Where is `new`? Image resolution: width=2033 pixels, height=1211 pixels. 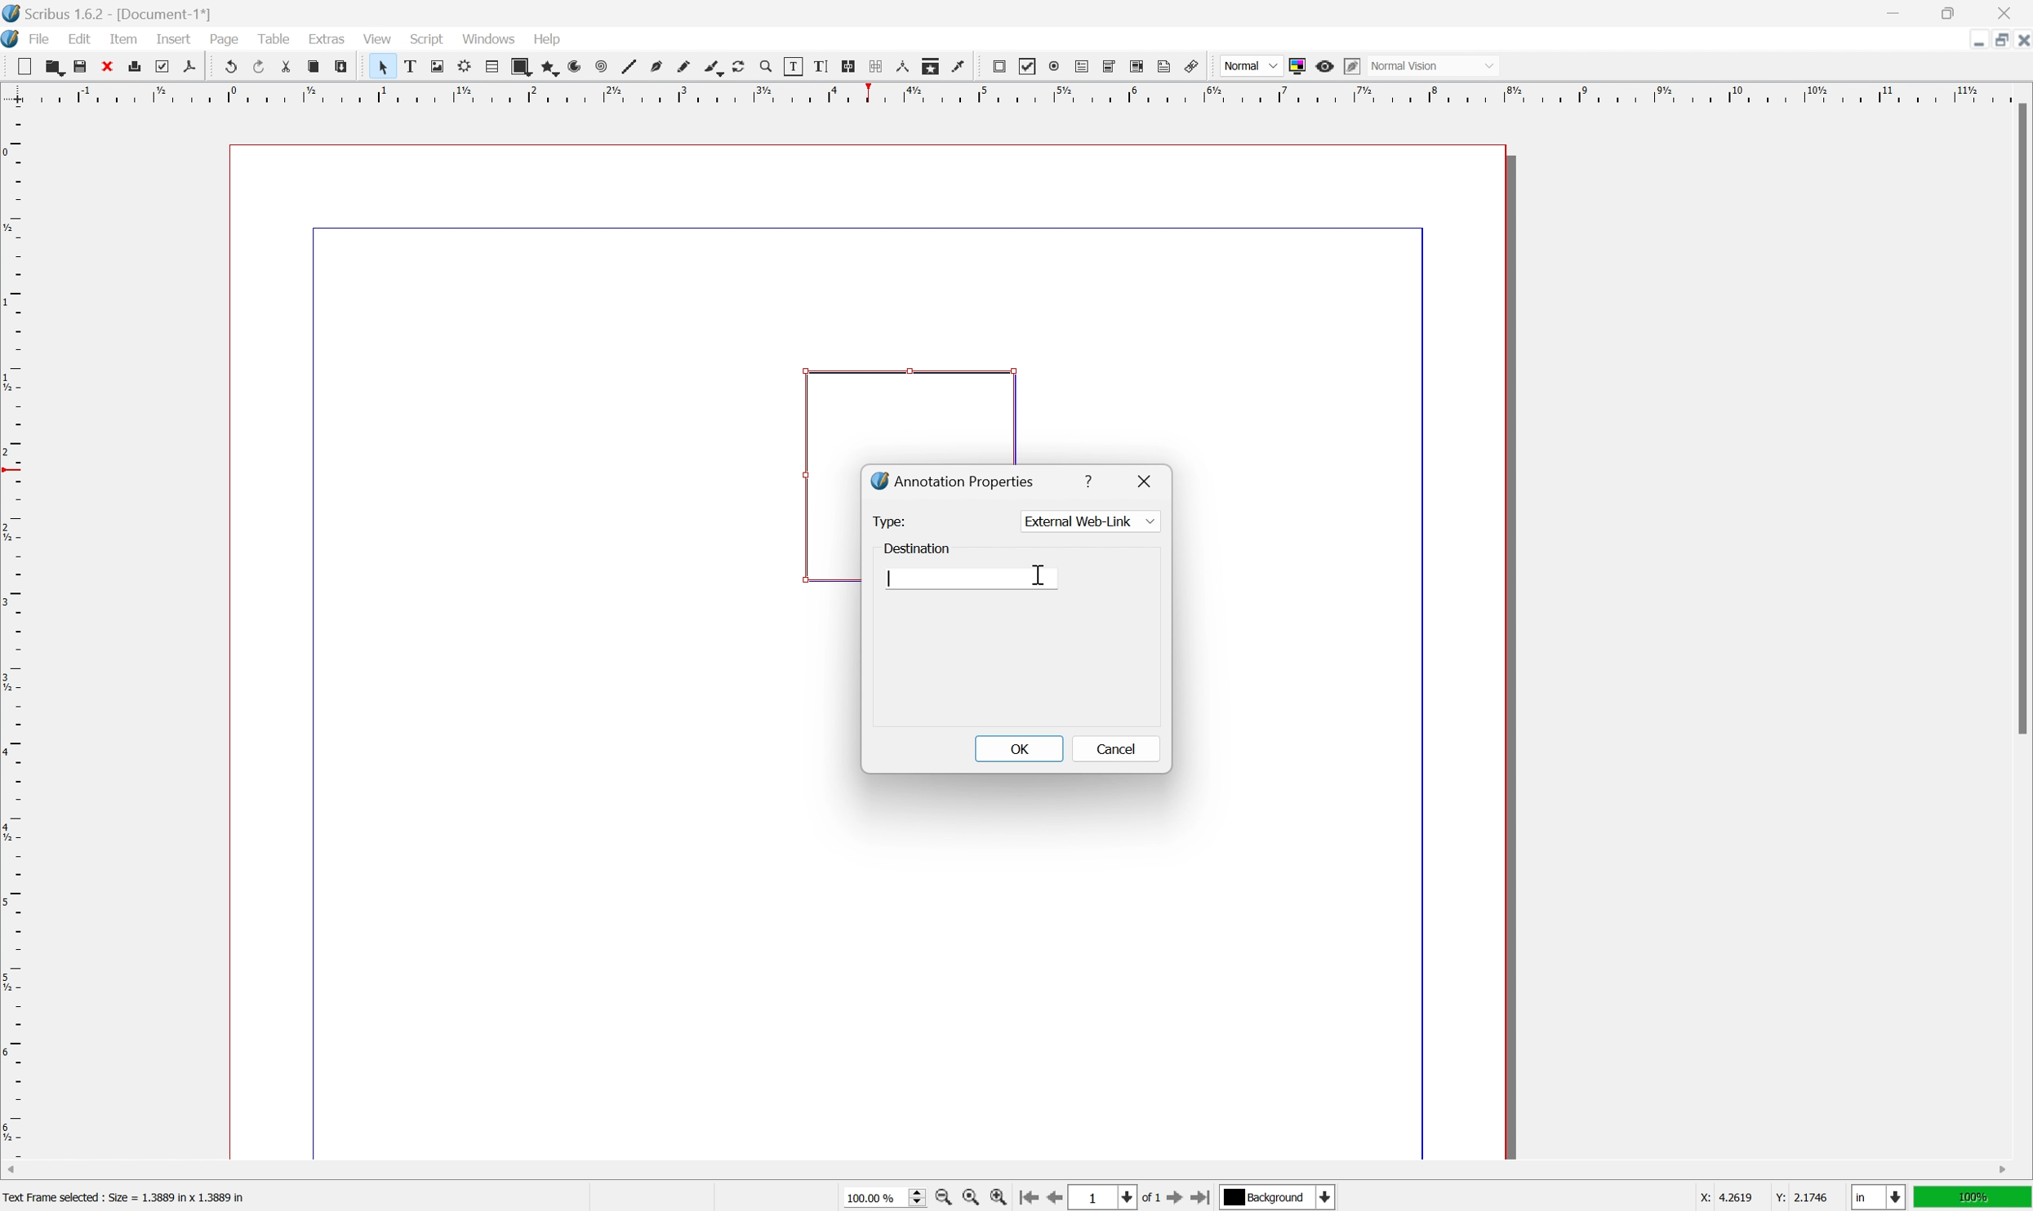 new is located at coordinates (24, 66).